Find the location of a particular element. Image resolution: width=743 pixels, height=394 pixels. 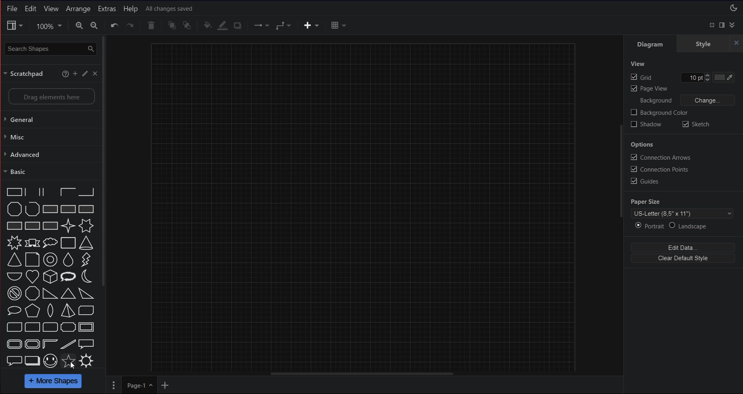

moon is located at coordinates (86, 276).